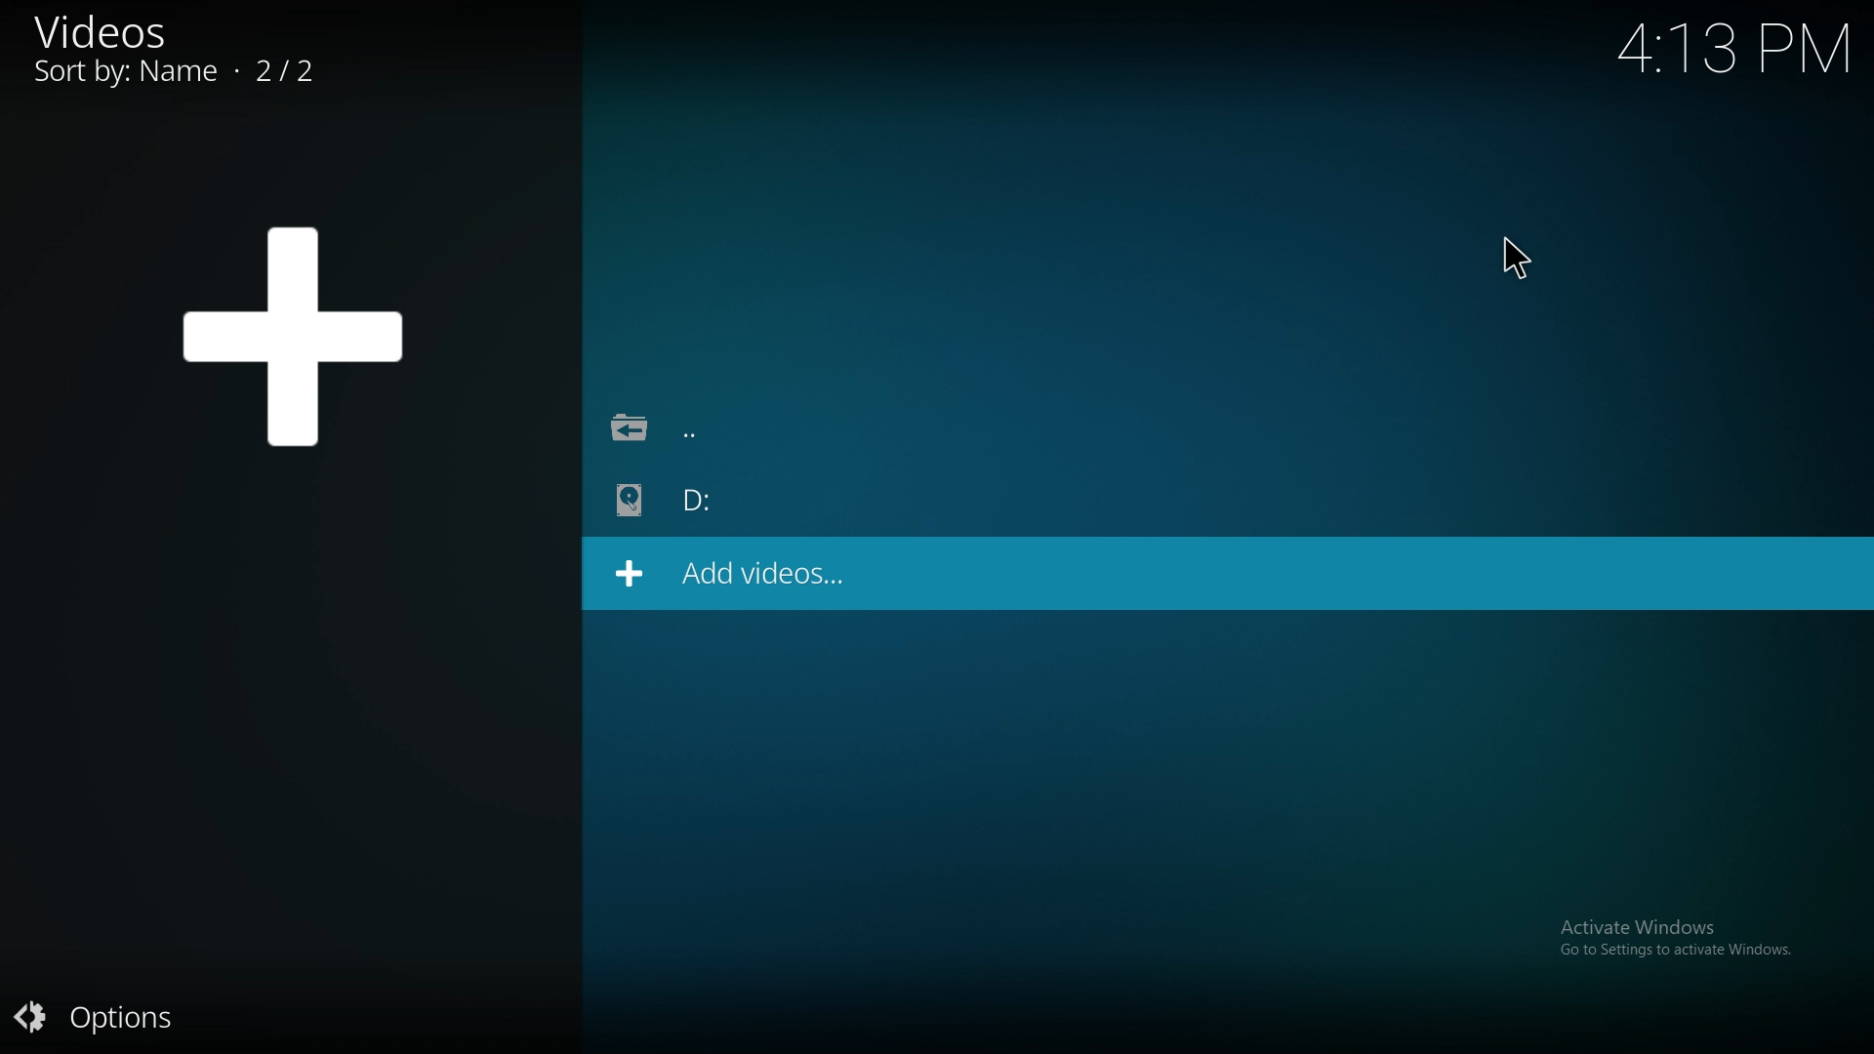 This screenshot has height=1054, width=1874. Describe the element at coordinates (761, 577) in the screenshot. I see `add videos` at that location.